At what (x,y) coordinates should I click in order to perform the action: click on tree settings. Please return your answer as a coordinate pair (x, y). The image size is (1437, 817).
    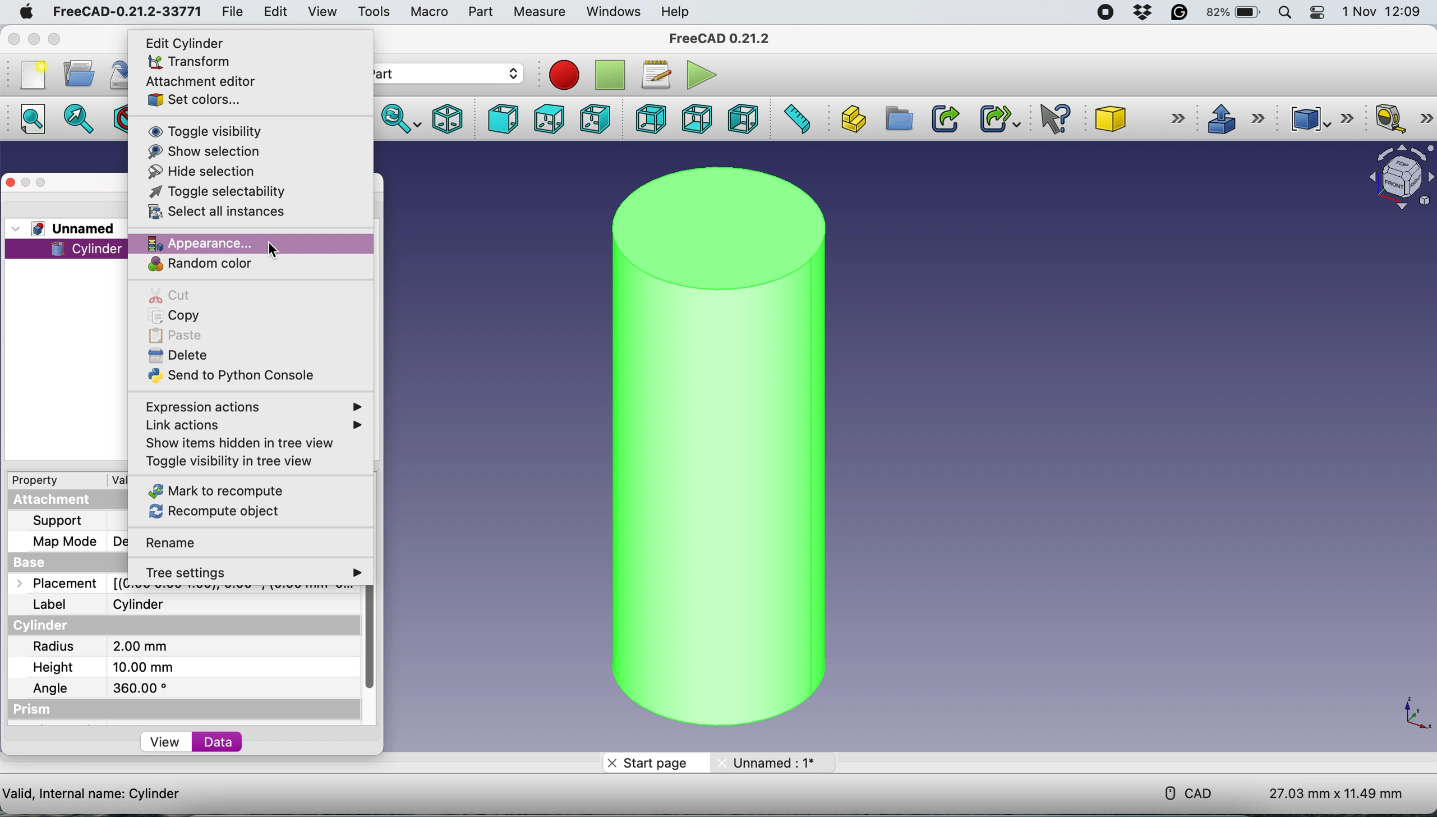
    Looking at the image, I should click on (192, 572).